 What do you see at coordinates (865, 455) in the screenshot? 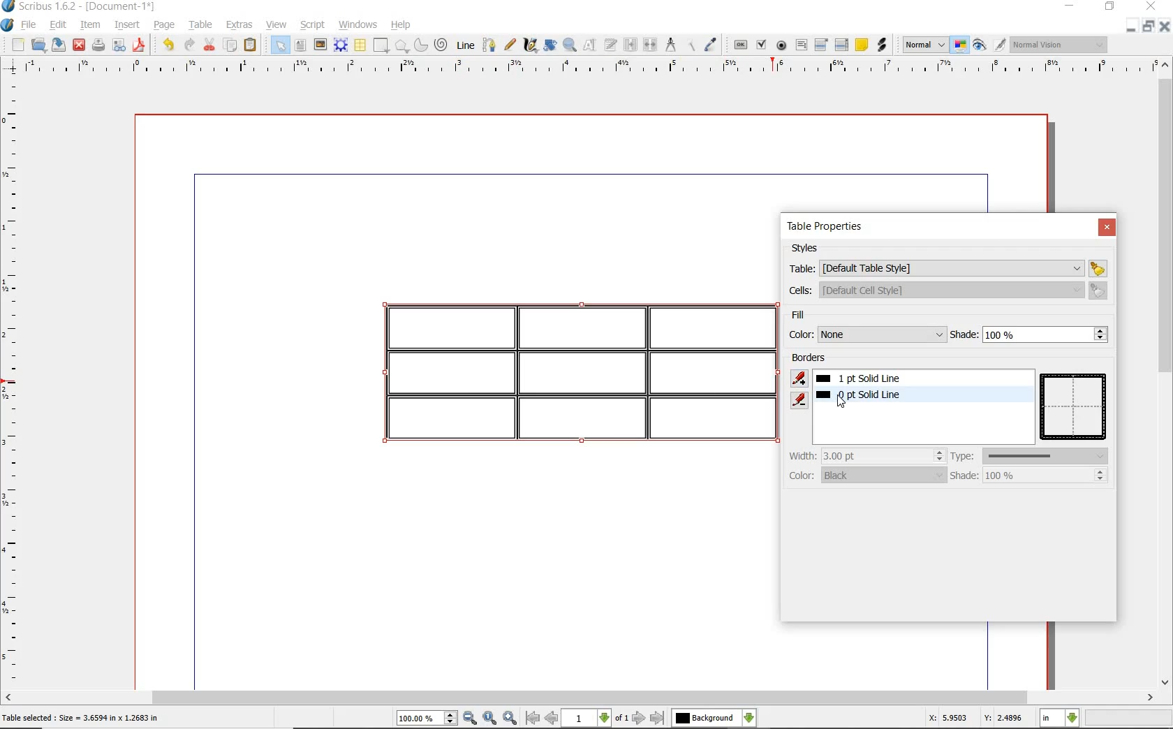
I see `width` at bounding box center [865, 455].